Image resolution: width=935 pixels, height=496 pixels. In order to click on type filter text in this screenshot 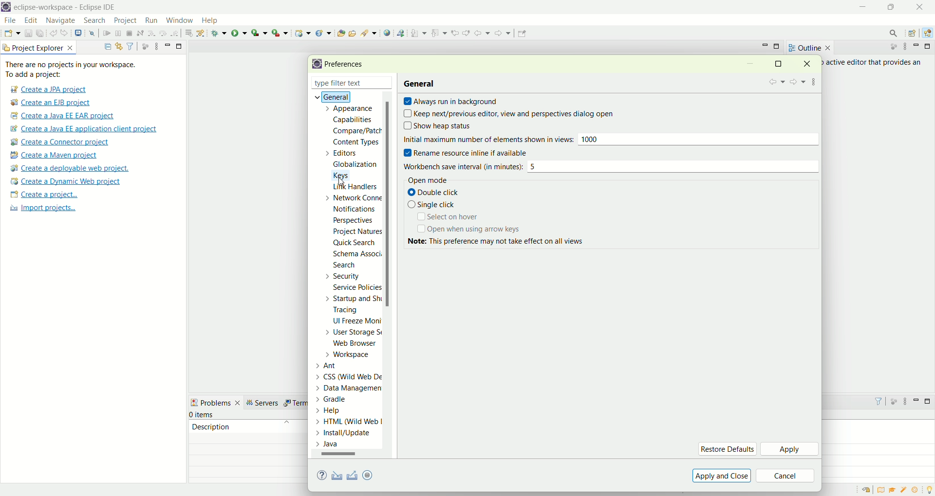, I will do `click(340, 84)`.